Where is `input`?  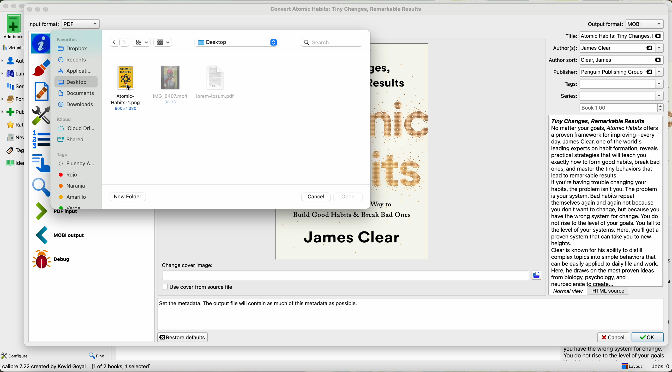
input is located at coordinates (70, 215).